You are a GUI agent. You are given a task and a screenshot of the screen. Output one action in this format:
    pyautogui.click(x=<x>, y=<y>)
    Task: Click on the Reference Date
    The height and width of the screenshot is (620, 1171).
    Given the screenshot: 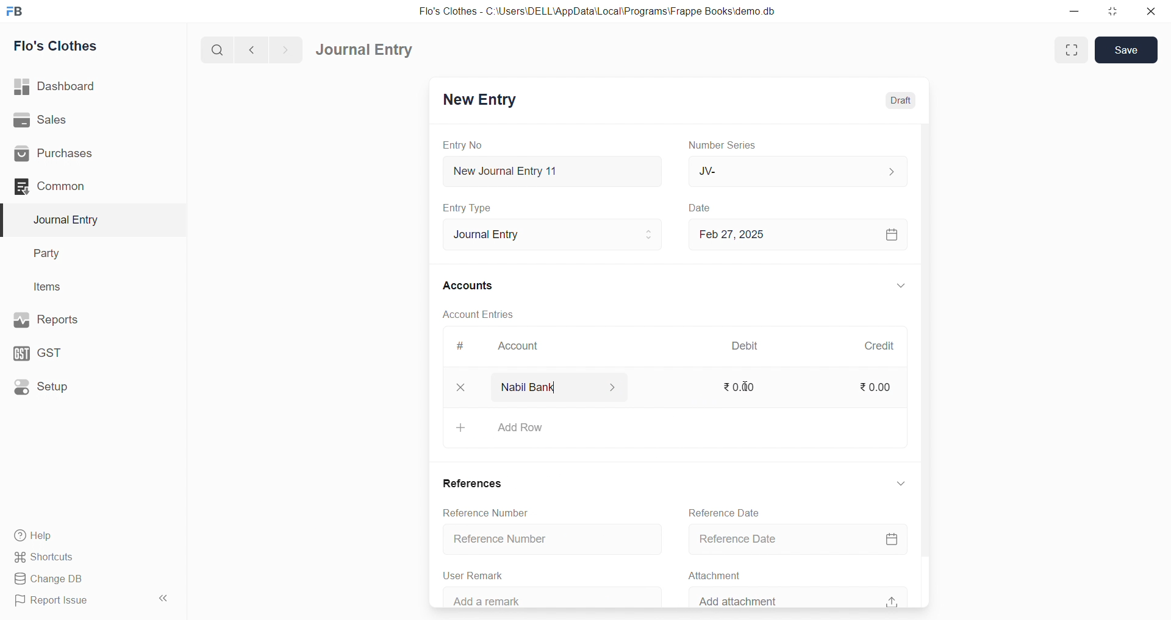 What is the action you would take?
    pyautogui.click(x=724, y=512)
    